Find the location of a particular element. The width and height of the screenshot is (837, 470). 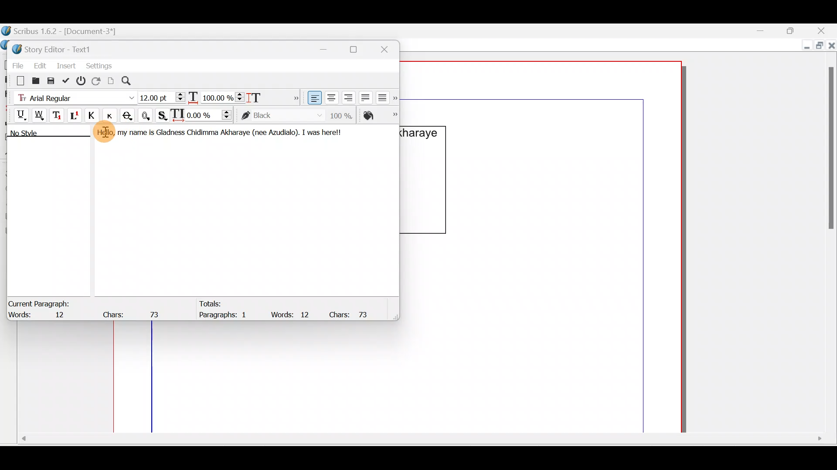

No style is located at coordinates (34, 134).